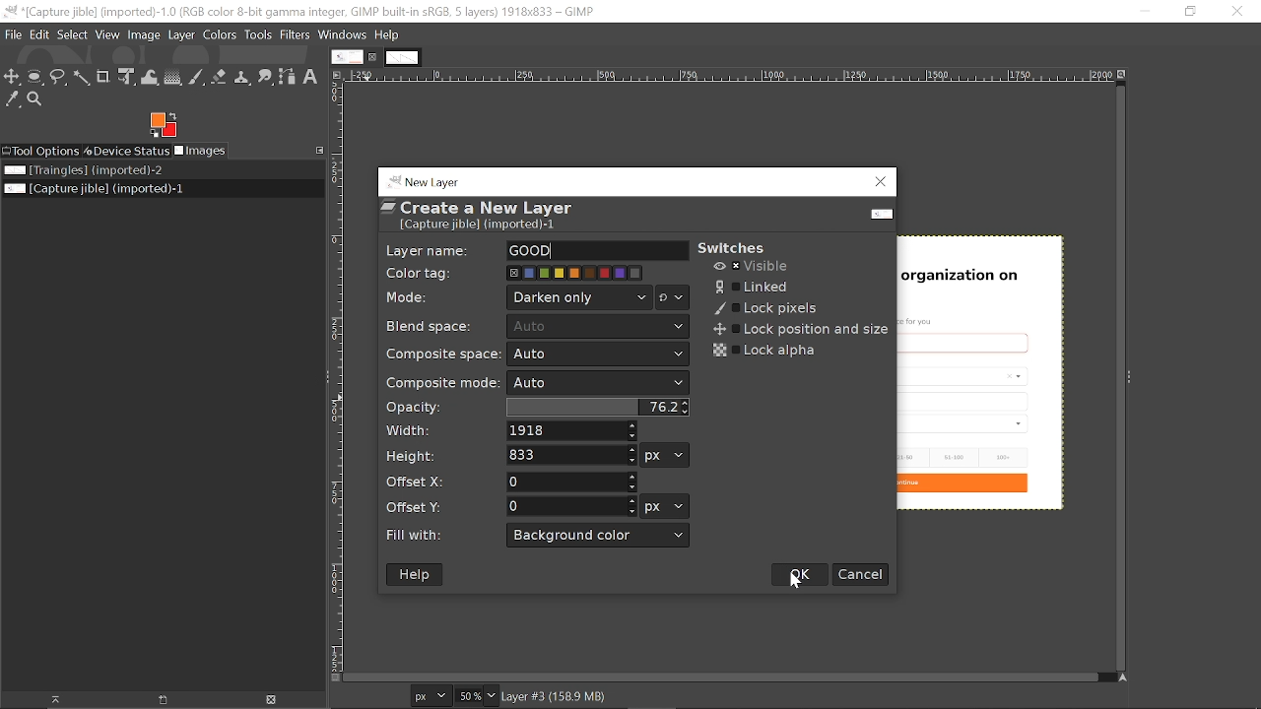 This screenshot has width=1261, height=709. Describe the element at coordinates (861, 573) in the screenshot. I see `Cancel` at that location.